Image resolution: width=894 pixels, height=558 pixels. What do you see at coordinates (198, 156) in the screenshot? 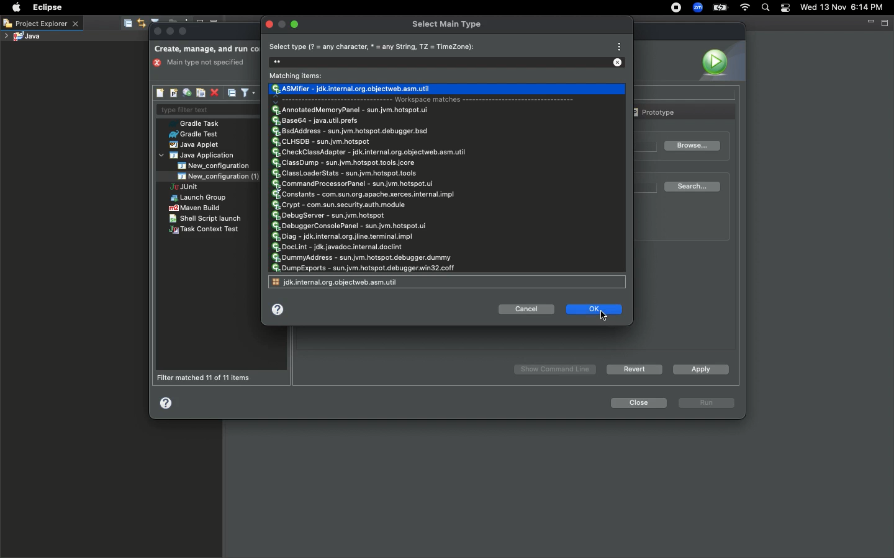
I see `Java application` at bounding box center [198, 156].